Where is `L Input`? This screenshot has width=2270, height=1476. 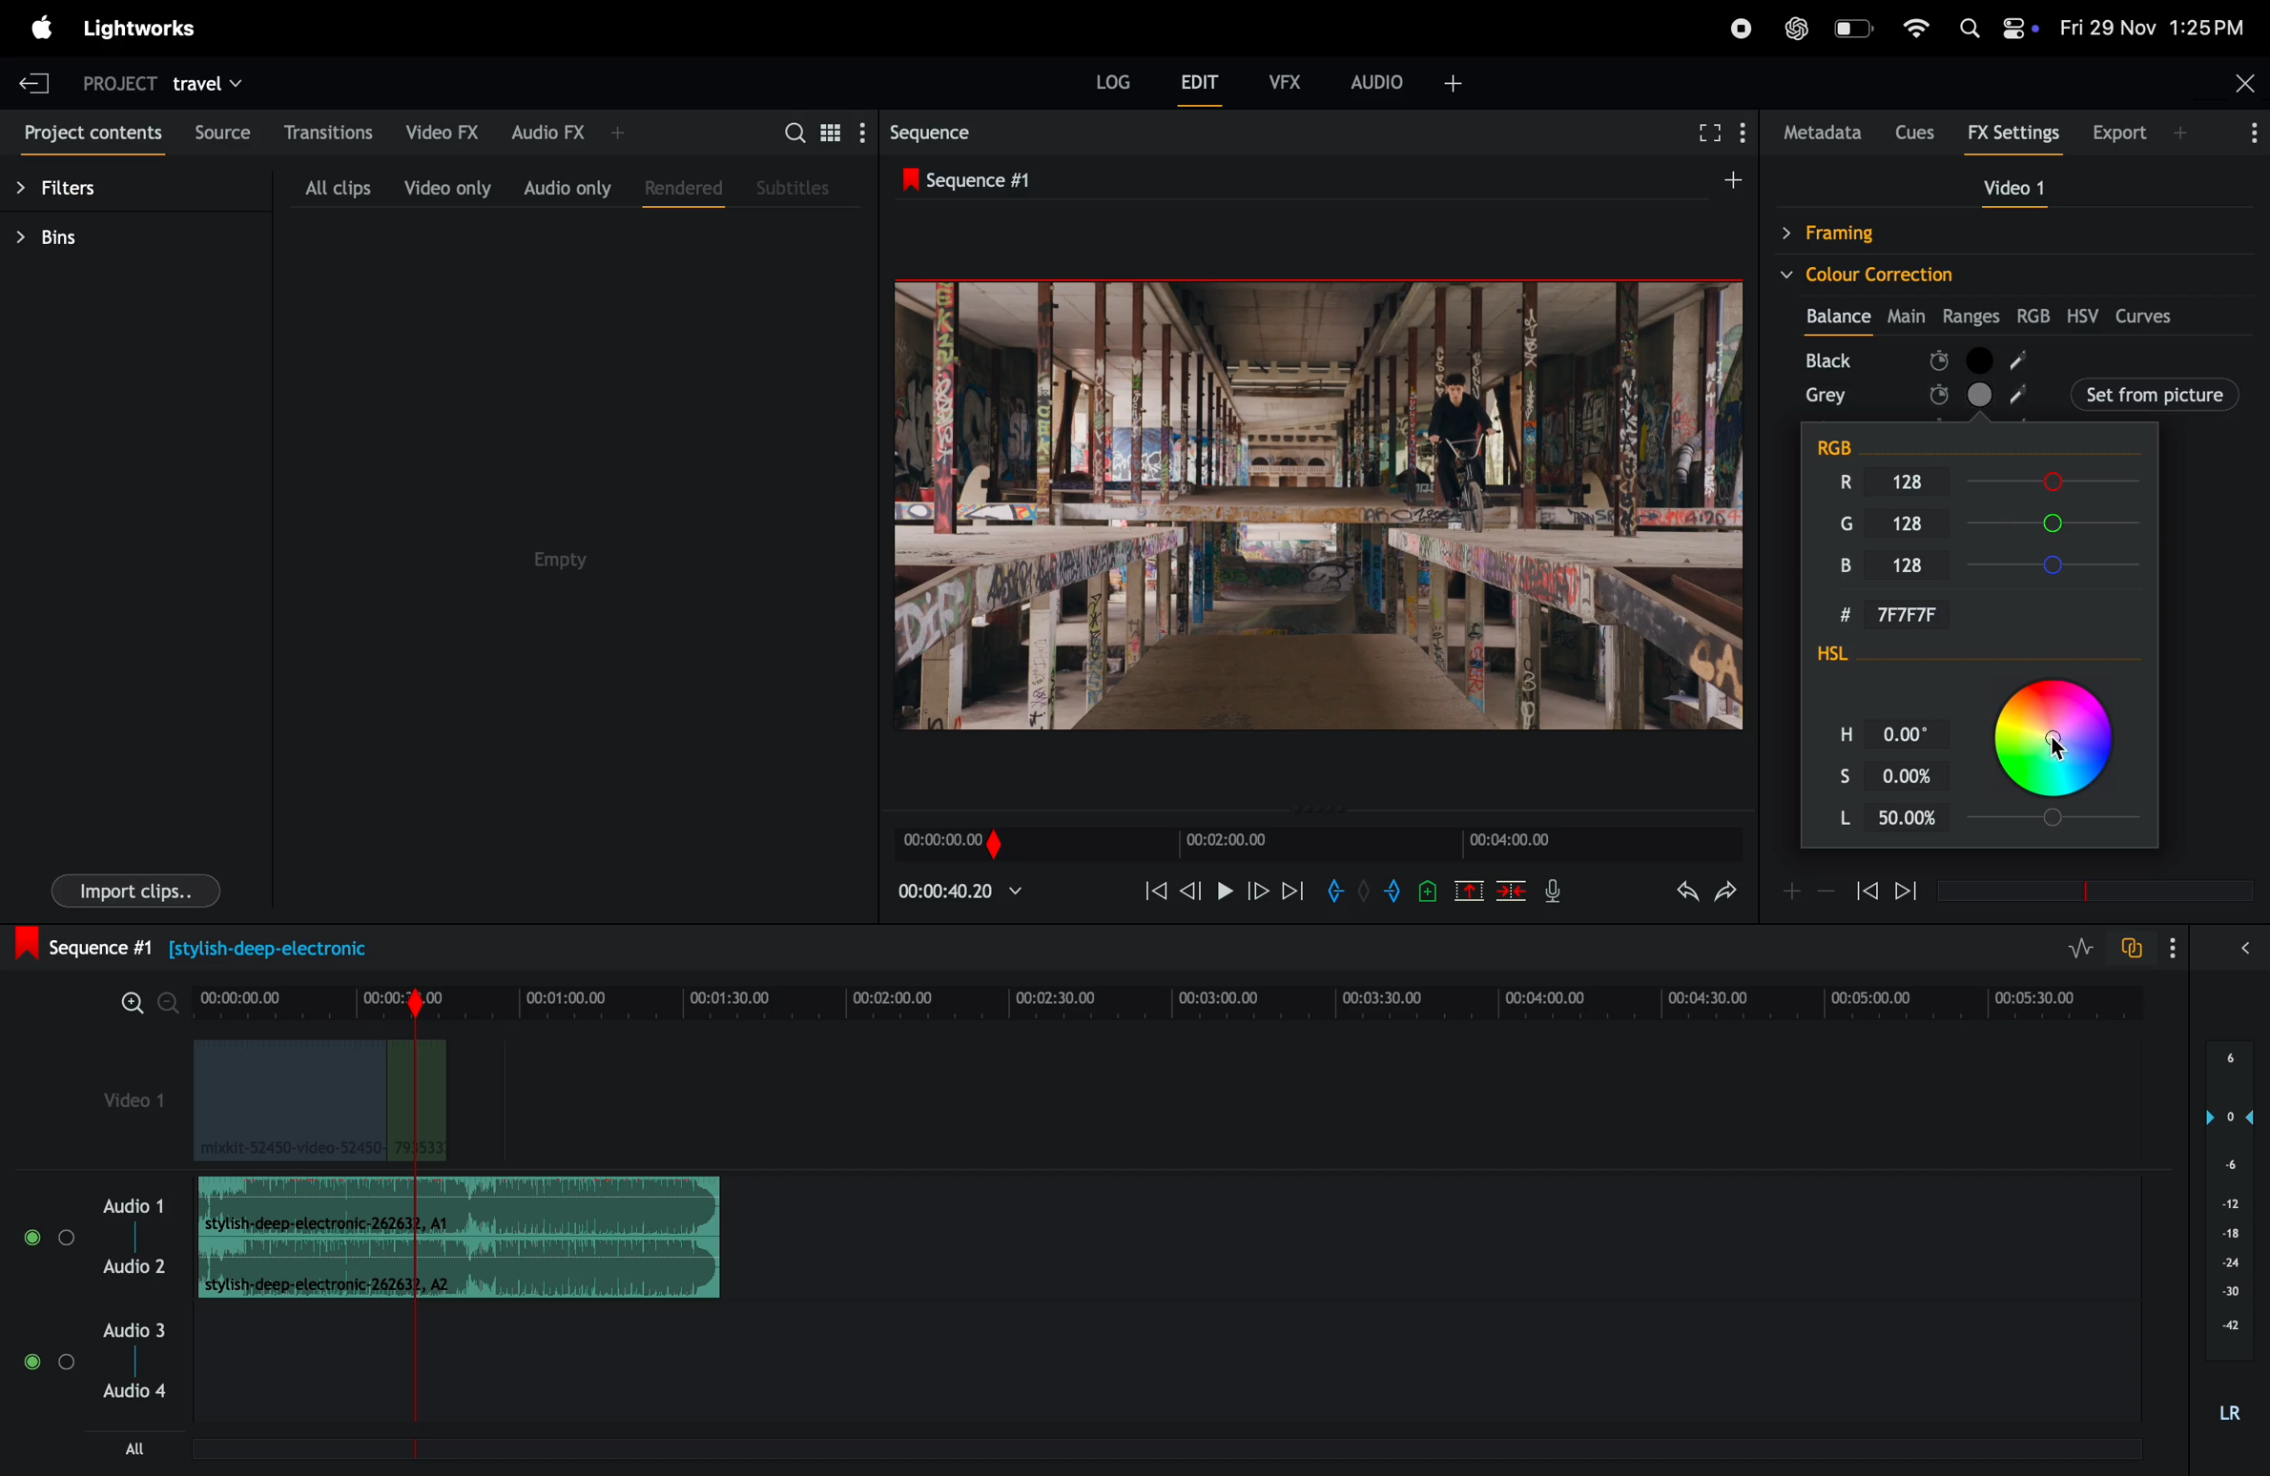
L Input is located at coordinates (1910, 819).